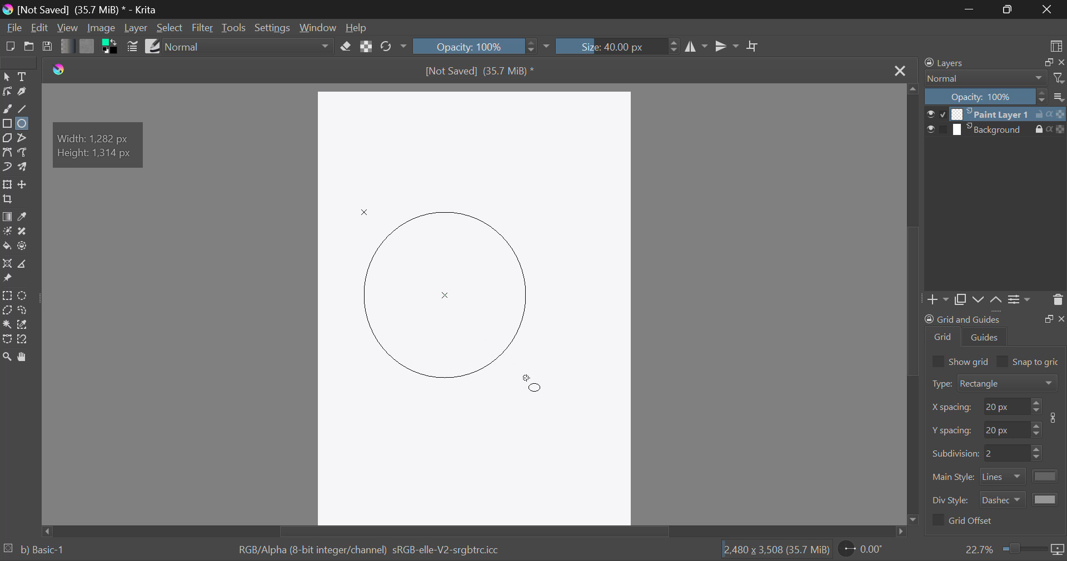 The height and width of the screenshot is (561, 1067). I want to click on Move Layer, so click(24, 185).